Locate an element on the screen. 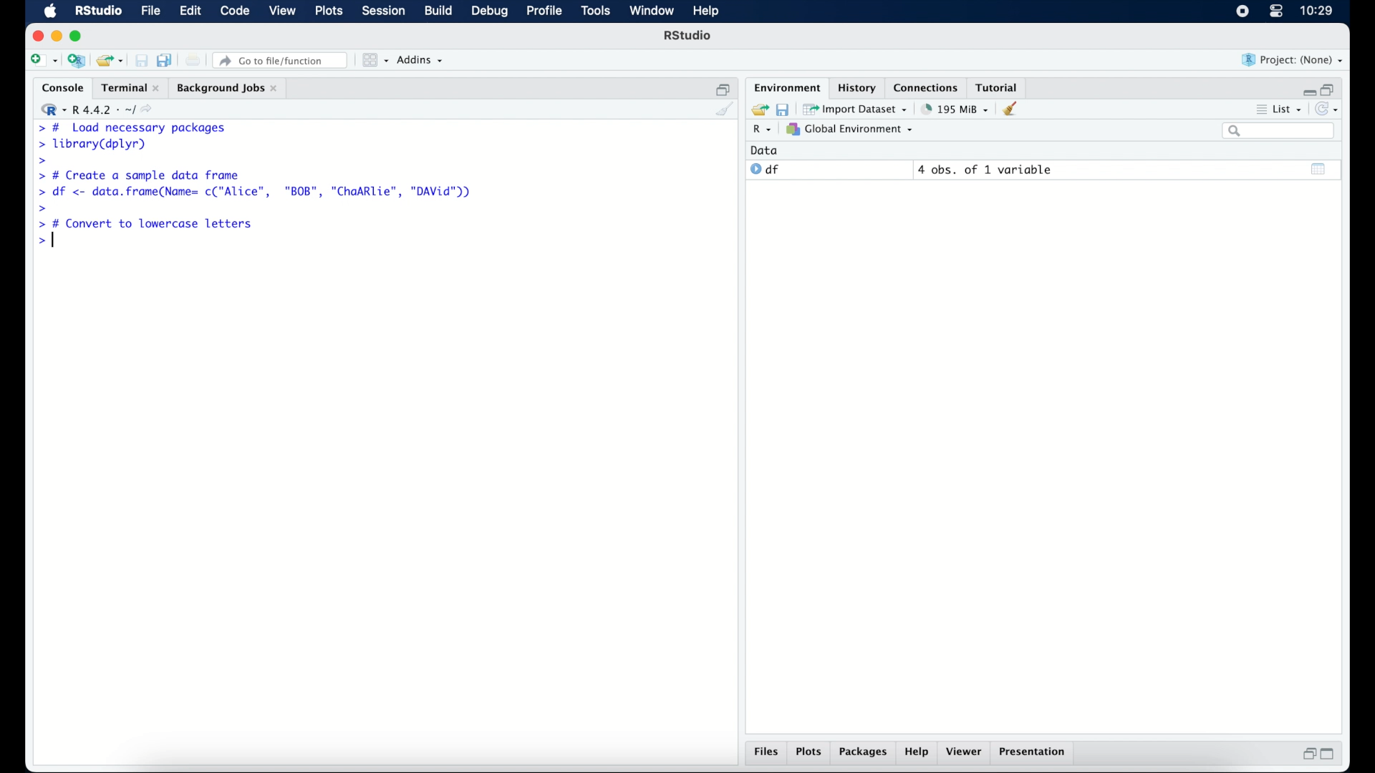 The height and width of the screenshot is (773, 1375). command prompt is located at coordinates (43, 208).